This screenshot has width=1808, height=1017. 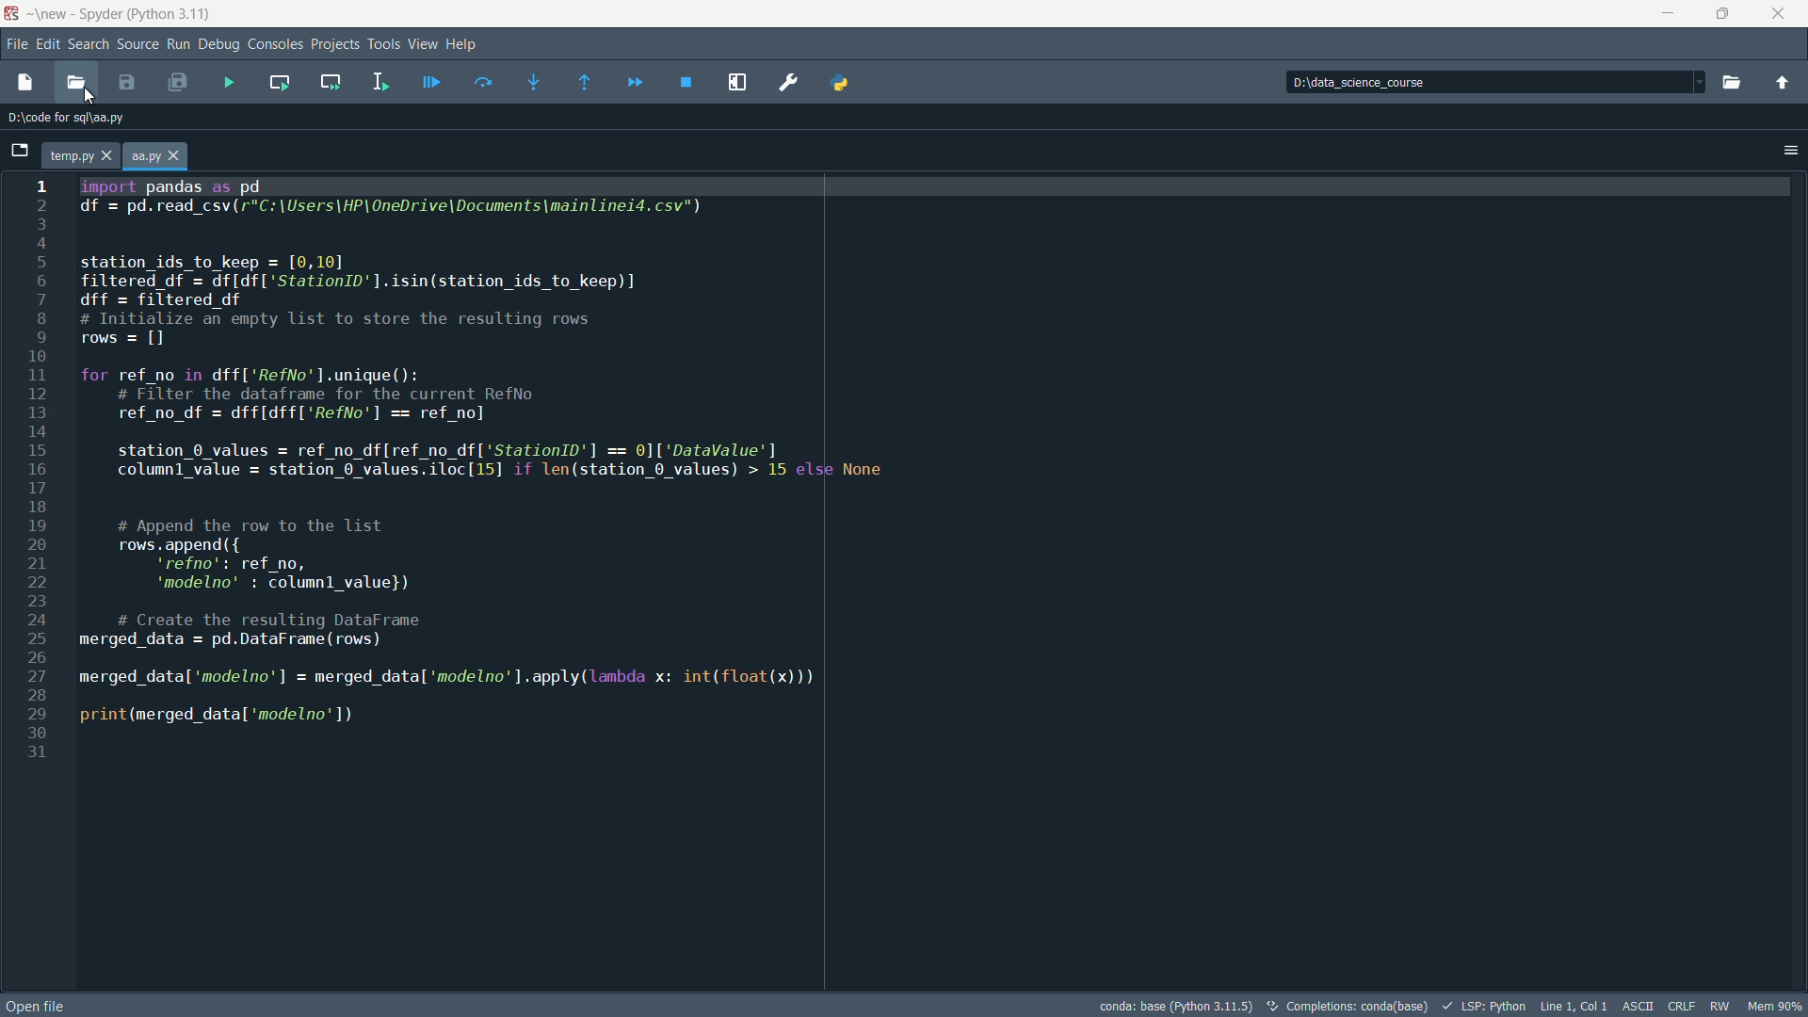 What do you see at coordinates (336, 43) in the screenshot?
I see `projects menu` at bounding box center [336, 43].